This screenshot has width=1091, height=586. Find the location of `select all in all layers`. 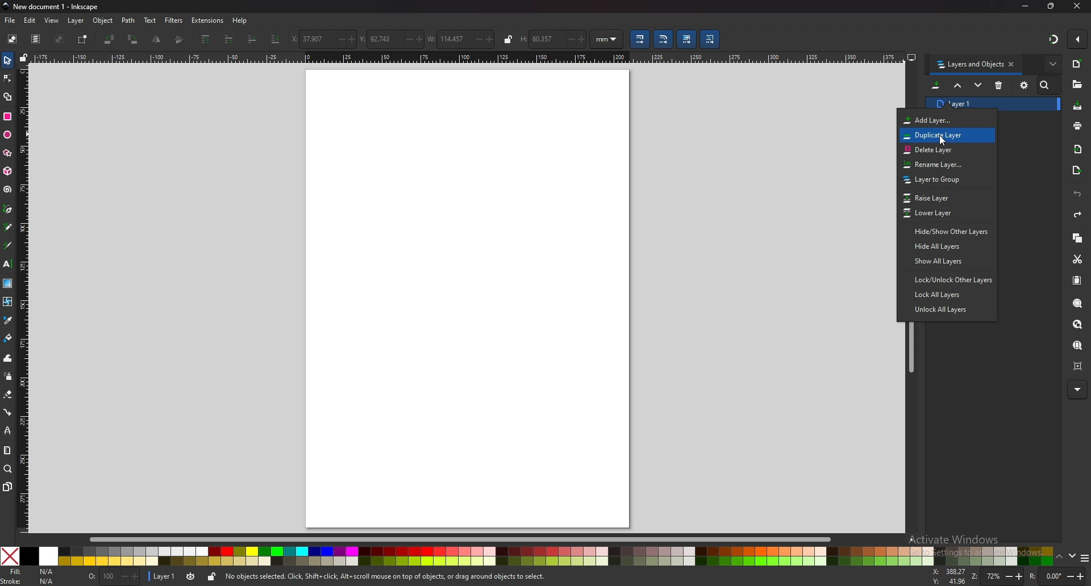

select all in all layers is located at coordinates (37, 39).